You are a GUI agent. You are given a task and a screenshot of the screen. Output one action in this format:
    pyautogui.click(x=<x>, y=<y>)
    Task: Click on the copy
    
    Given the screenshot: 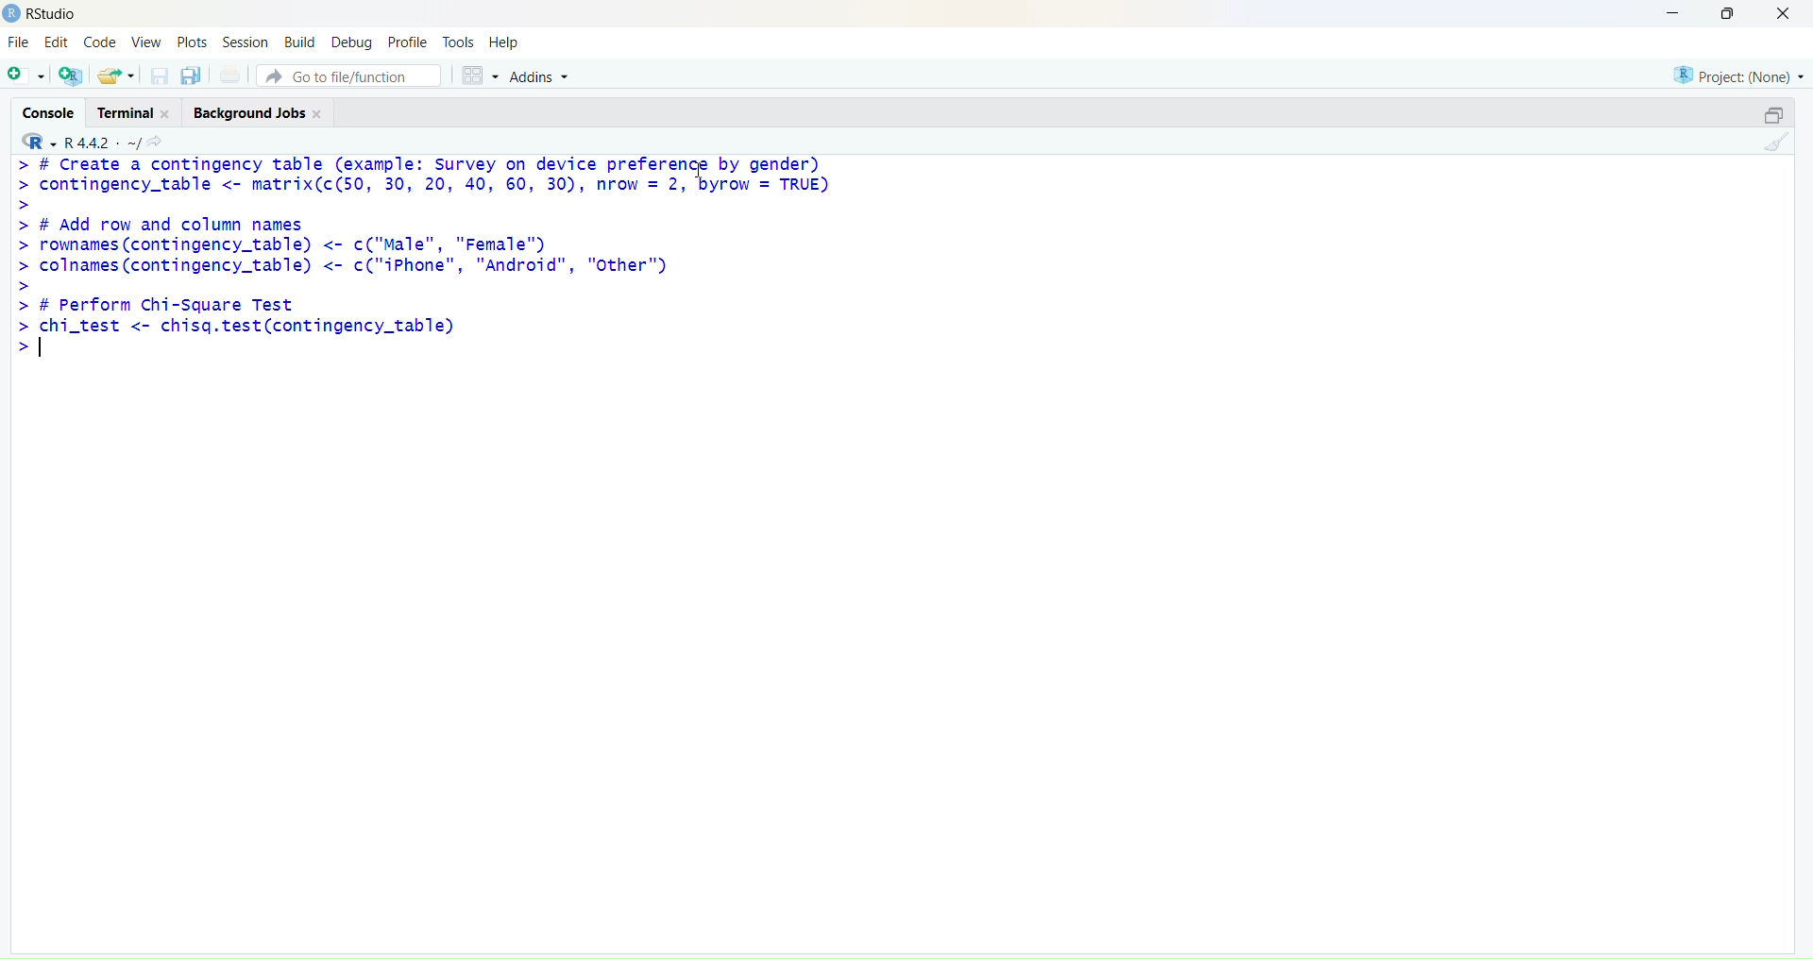 What is the action you would take?
    pyautogui.click(x=191, y=75)
    